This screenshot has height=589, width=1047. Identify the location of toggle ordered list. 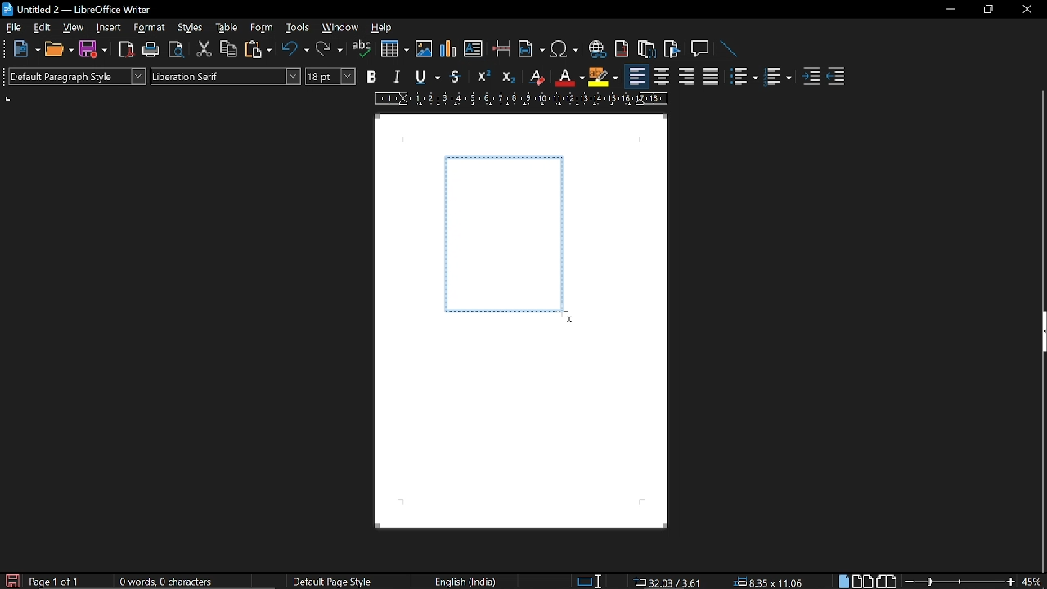
(777, 78).